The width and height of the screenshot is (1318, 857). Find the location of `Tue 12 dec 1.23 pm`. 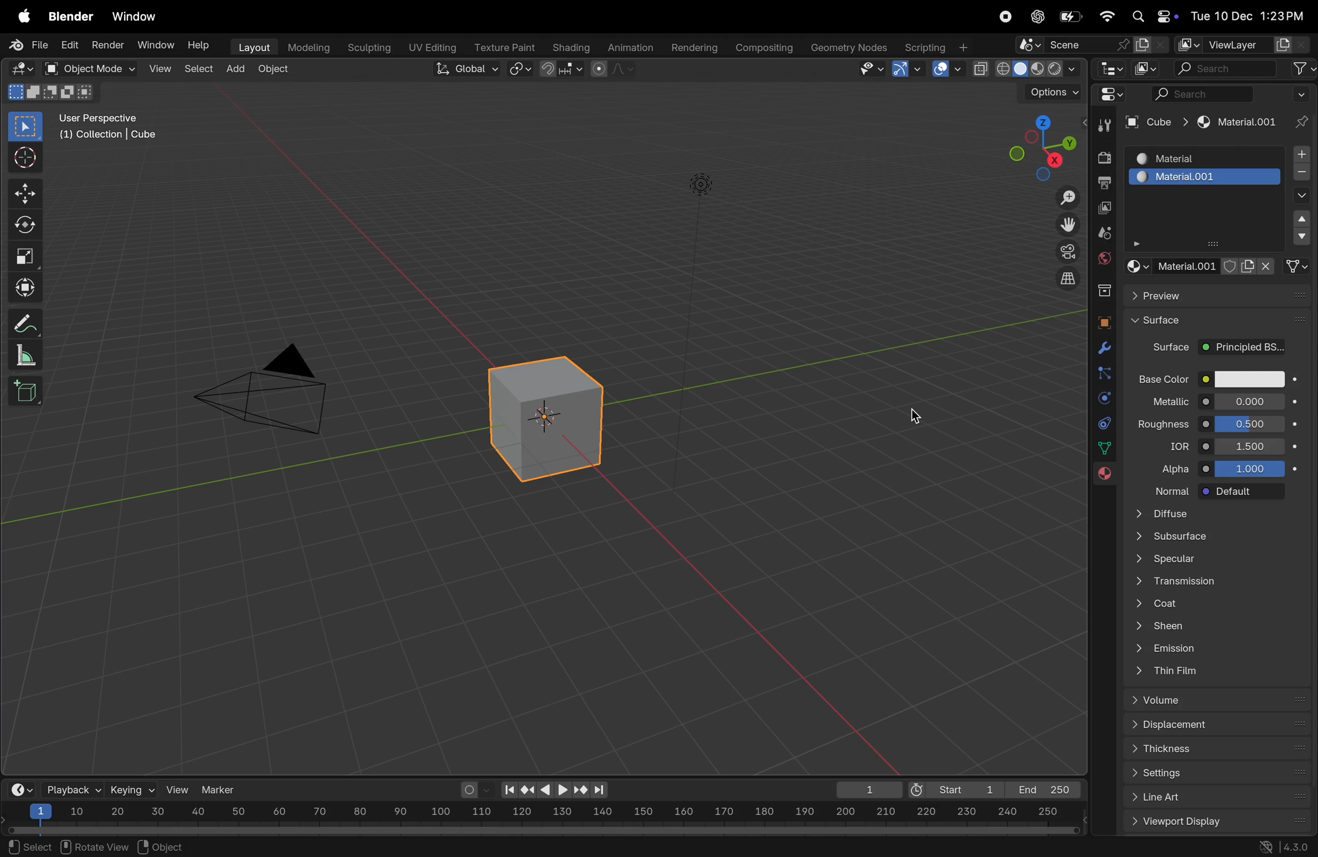

Tue 12 dec 1.23 pm is located at coordinates (1246, 16).